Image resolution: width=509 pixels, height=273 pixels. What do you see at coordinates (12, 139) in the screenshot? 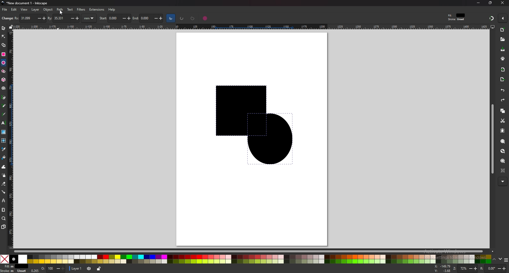
I see `vertical ruler` at bounding box center [12, 139].